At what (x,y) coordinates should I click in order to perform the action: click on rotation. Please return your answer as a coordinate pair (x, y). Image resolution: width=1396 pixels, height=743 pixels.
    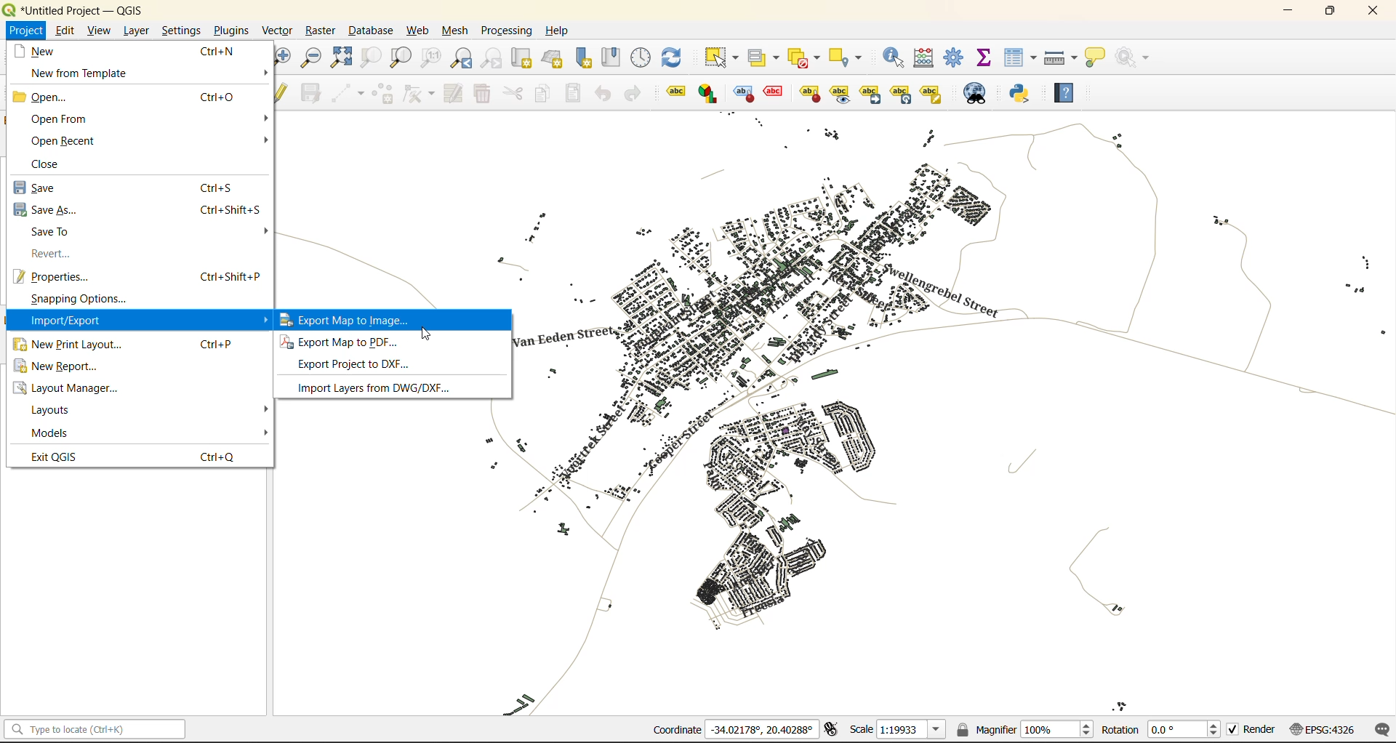
    Looking at the image, I should click on (1161, 728).